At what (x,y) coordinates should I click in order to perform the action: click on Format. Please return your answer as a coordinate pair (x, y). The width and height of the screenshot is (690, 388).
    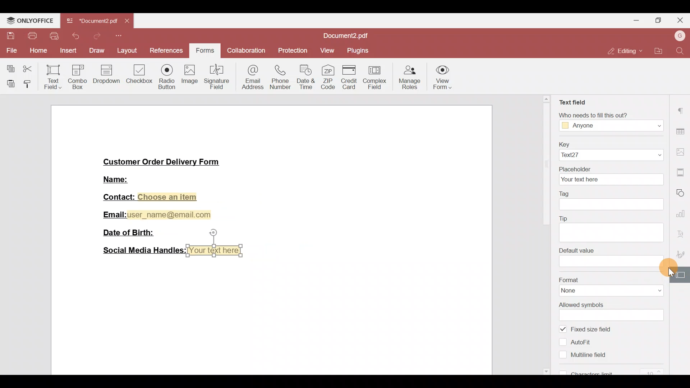
    Looking at the image, I should click on (609, 286).